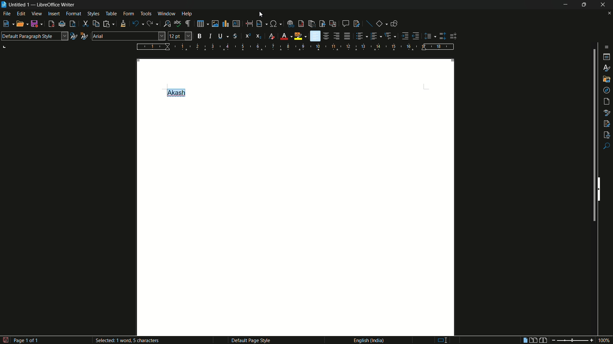  What do you see at coordinates (73, 24) in the screenshot?
I see `toggle print preview` at bounding box center [73, 24].